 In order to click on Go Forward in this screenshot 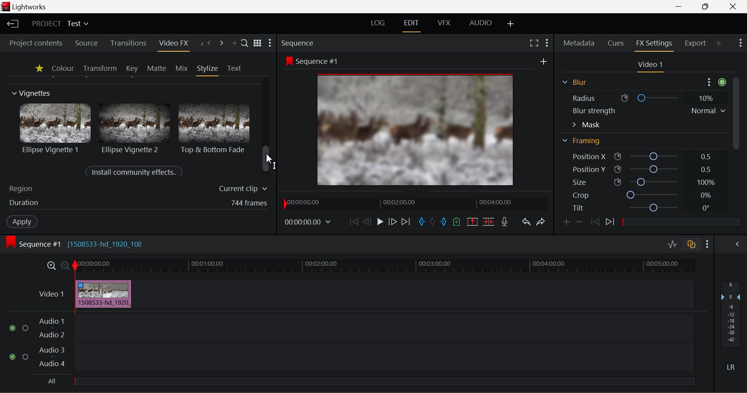, I will do `click(393, 222)`.